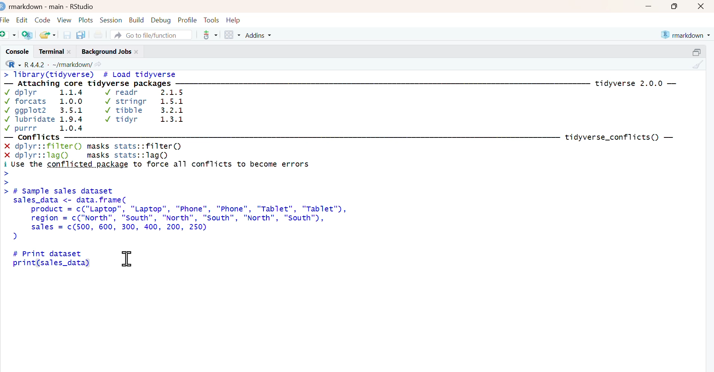  What do you see at coordinates (98, 34) in the screenshot?
I see `Print current file` at bounding box center [98, 34].